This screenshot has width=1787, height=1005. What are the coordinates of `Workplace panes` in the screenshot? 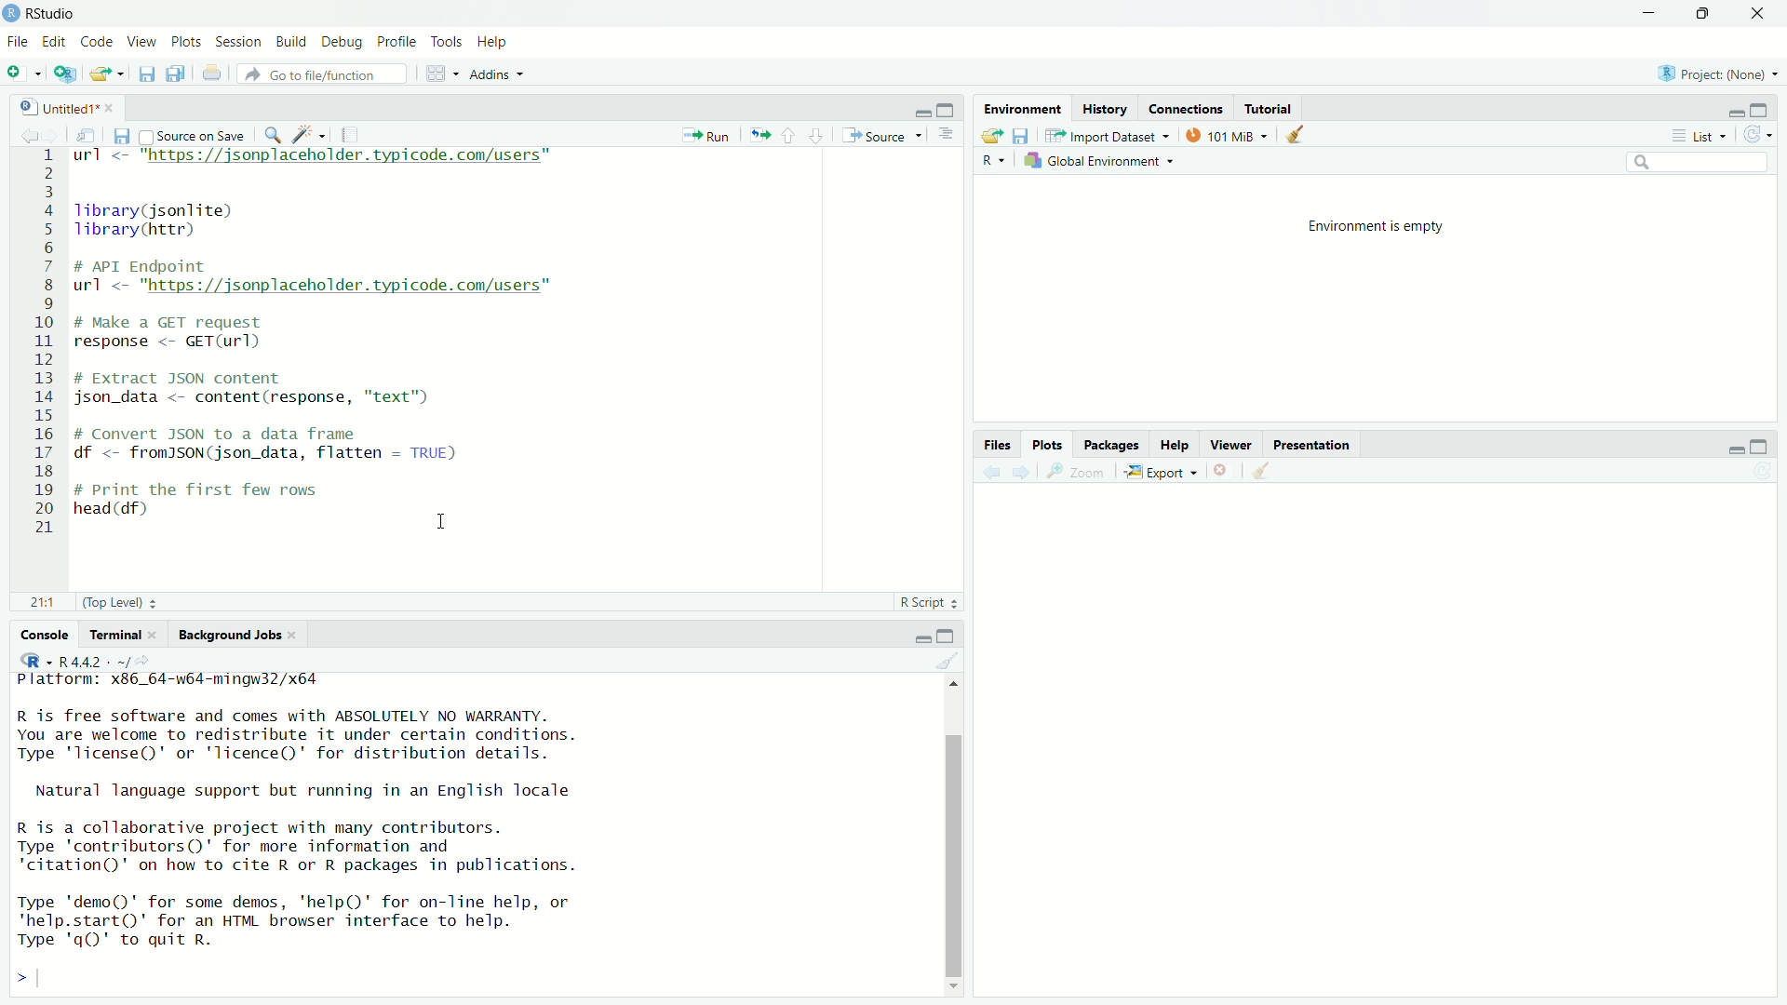 It's located at (443, 74).